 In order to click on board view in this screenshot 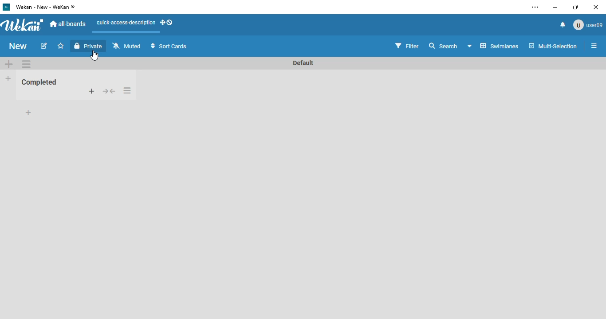, I will do `click(493, 46)`.